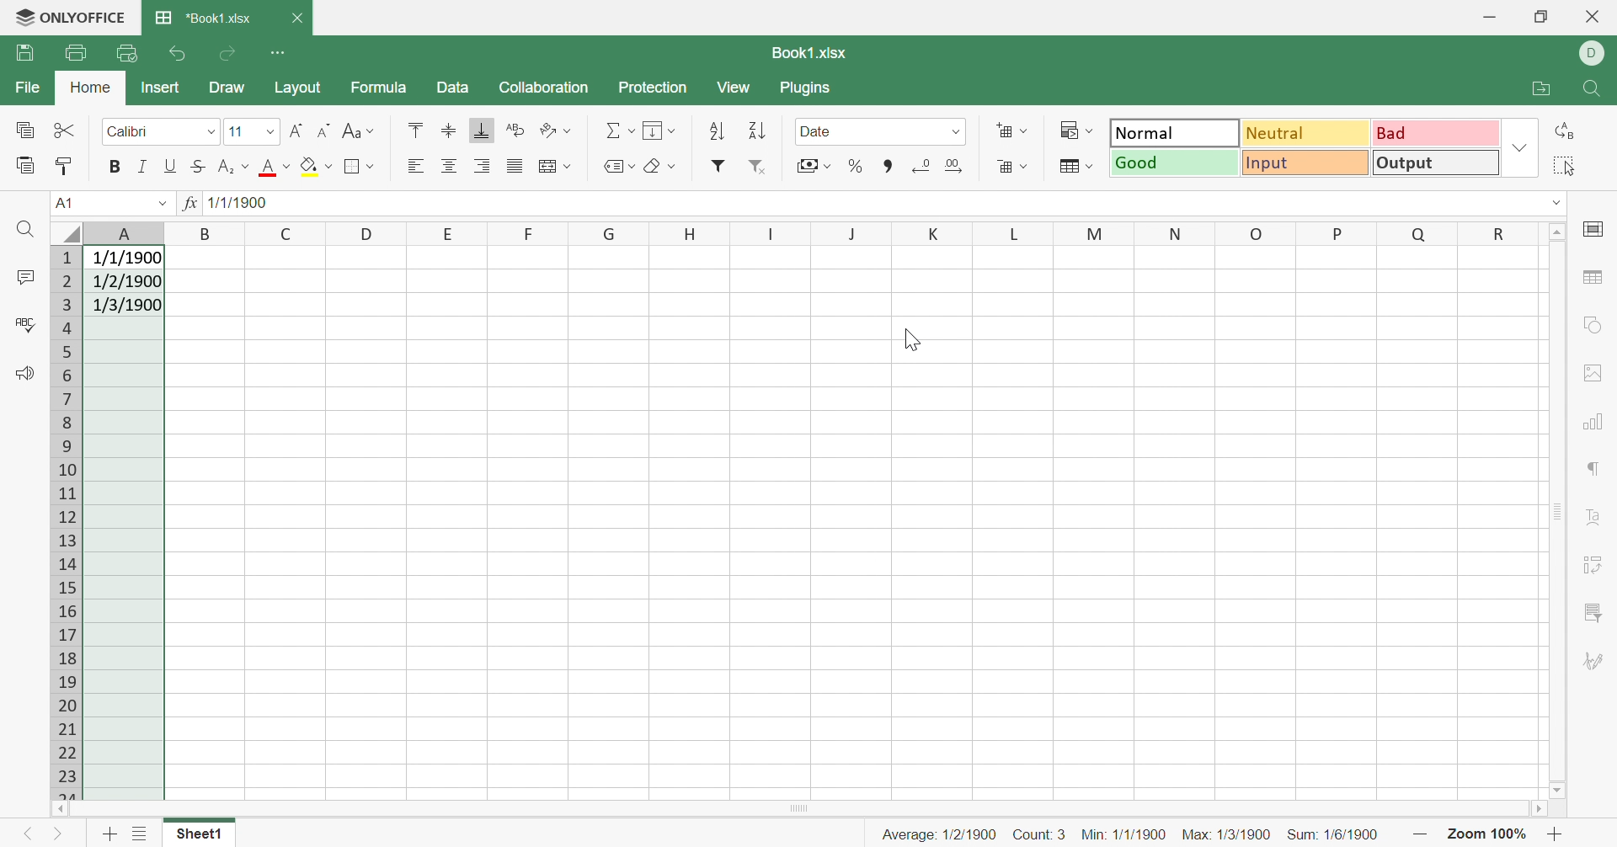  What do you see at coordinates (227, 87) in the screenshot?
I see `Draw` at bounding box center [227, 87].